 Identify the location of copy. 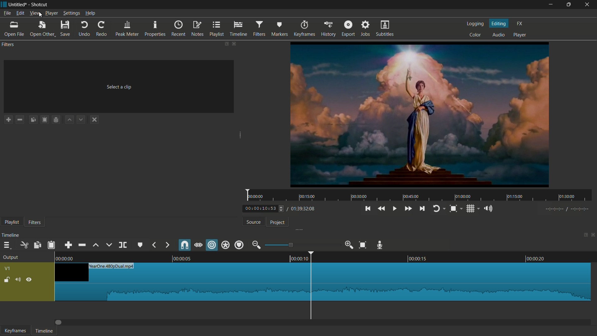
(37, 245).